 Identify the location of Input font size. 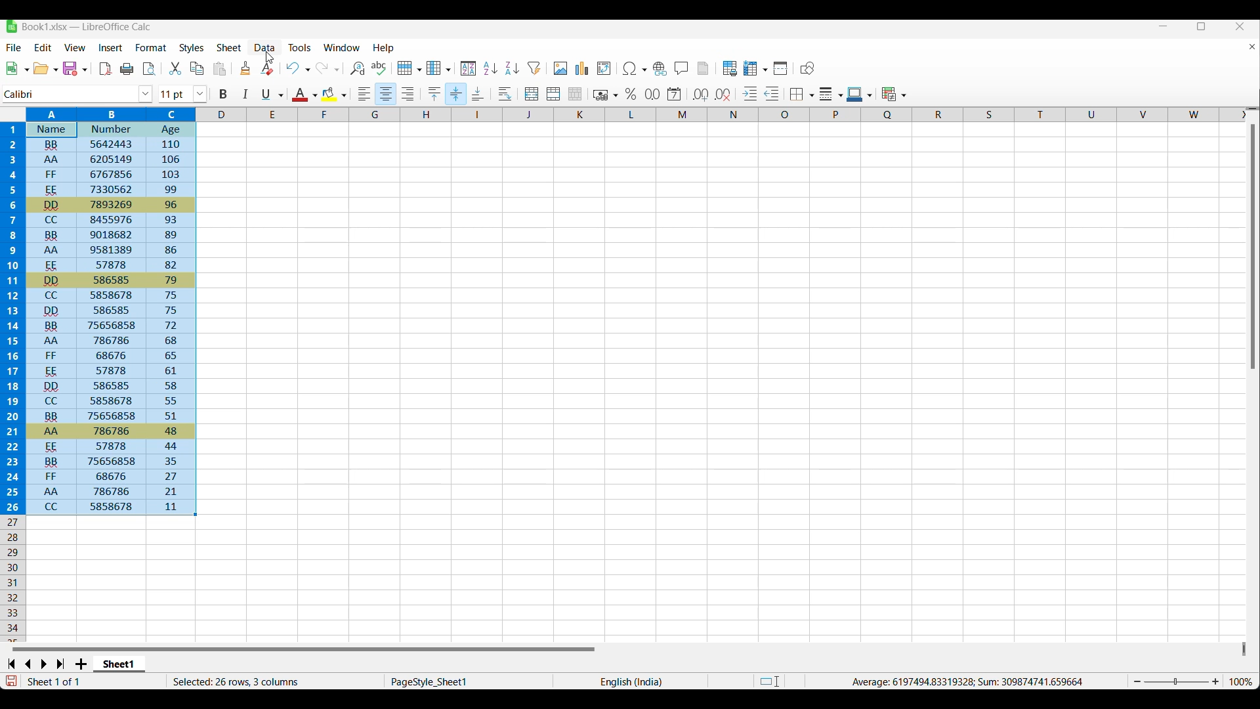
(175, 94).